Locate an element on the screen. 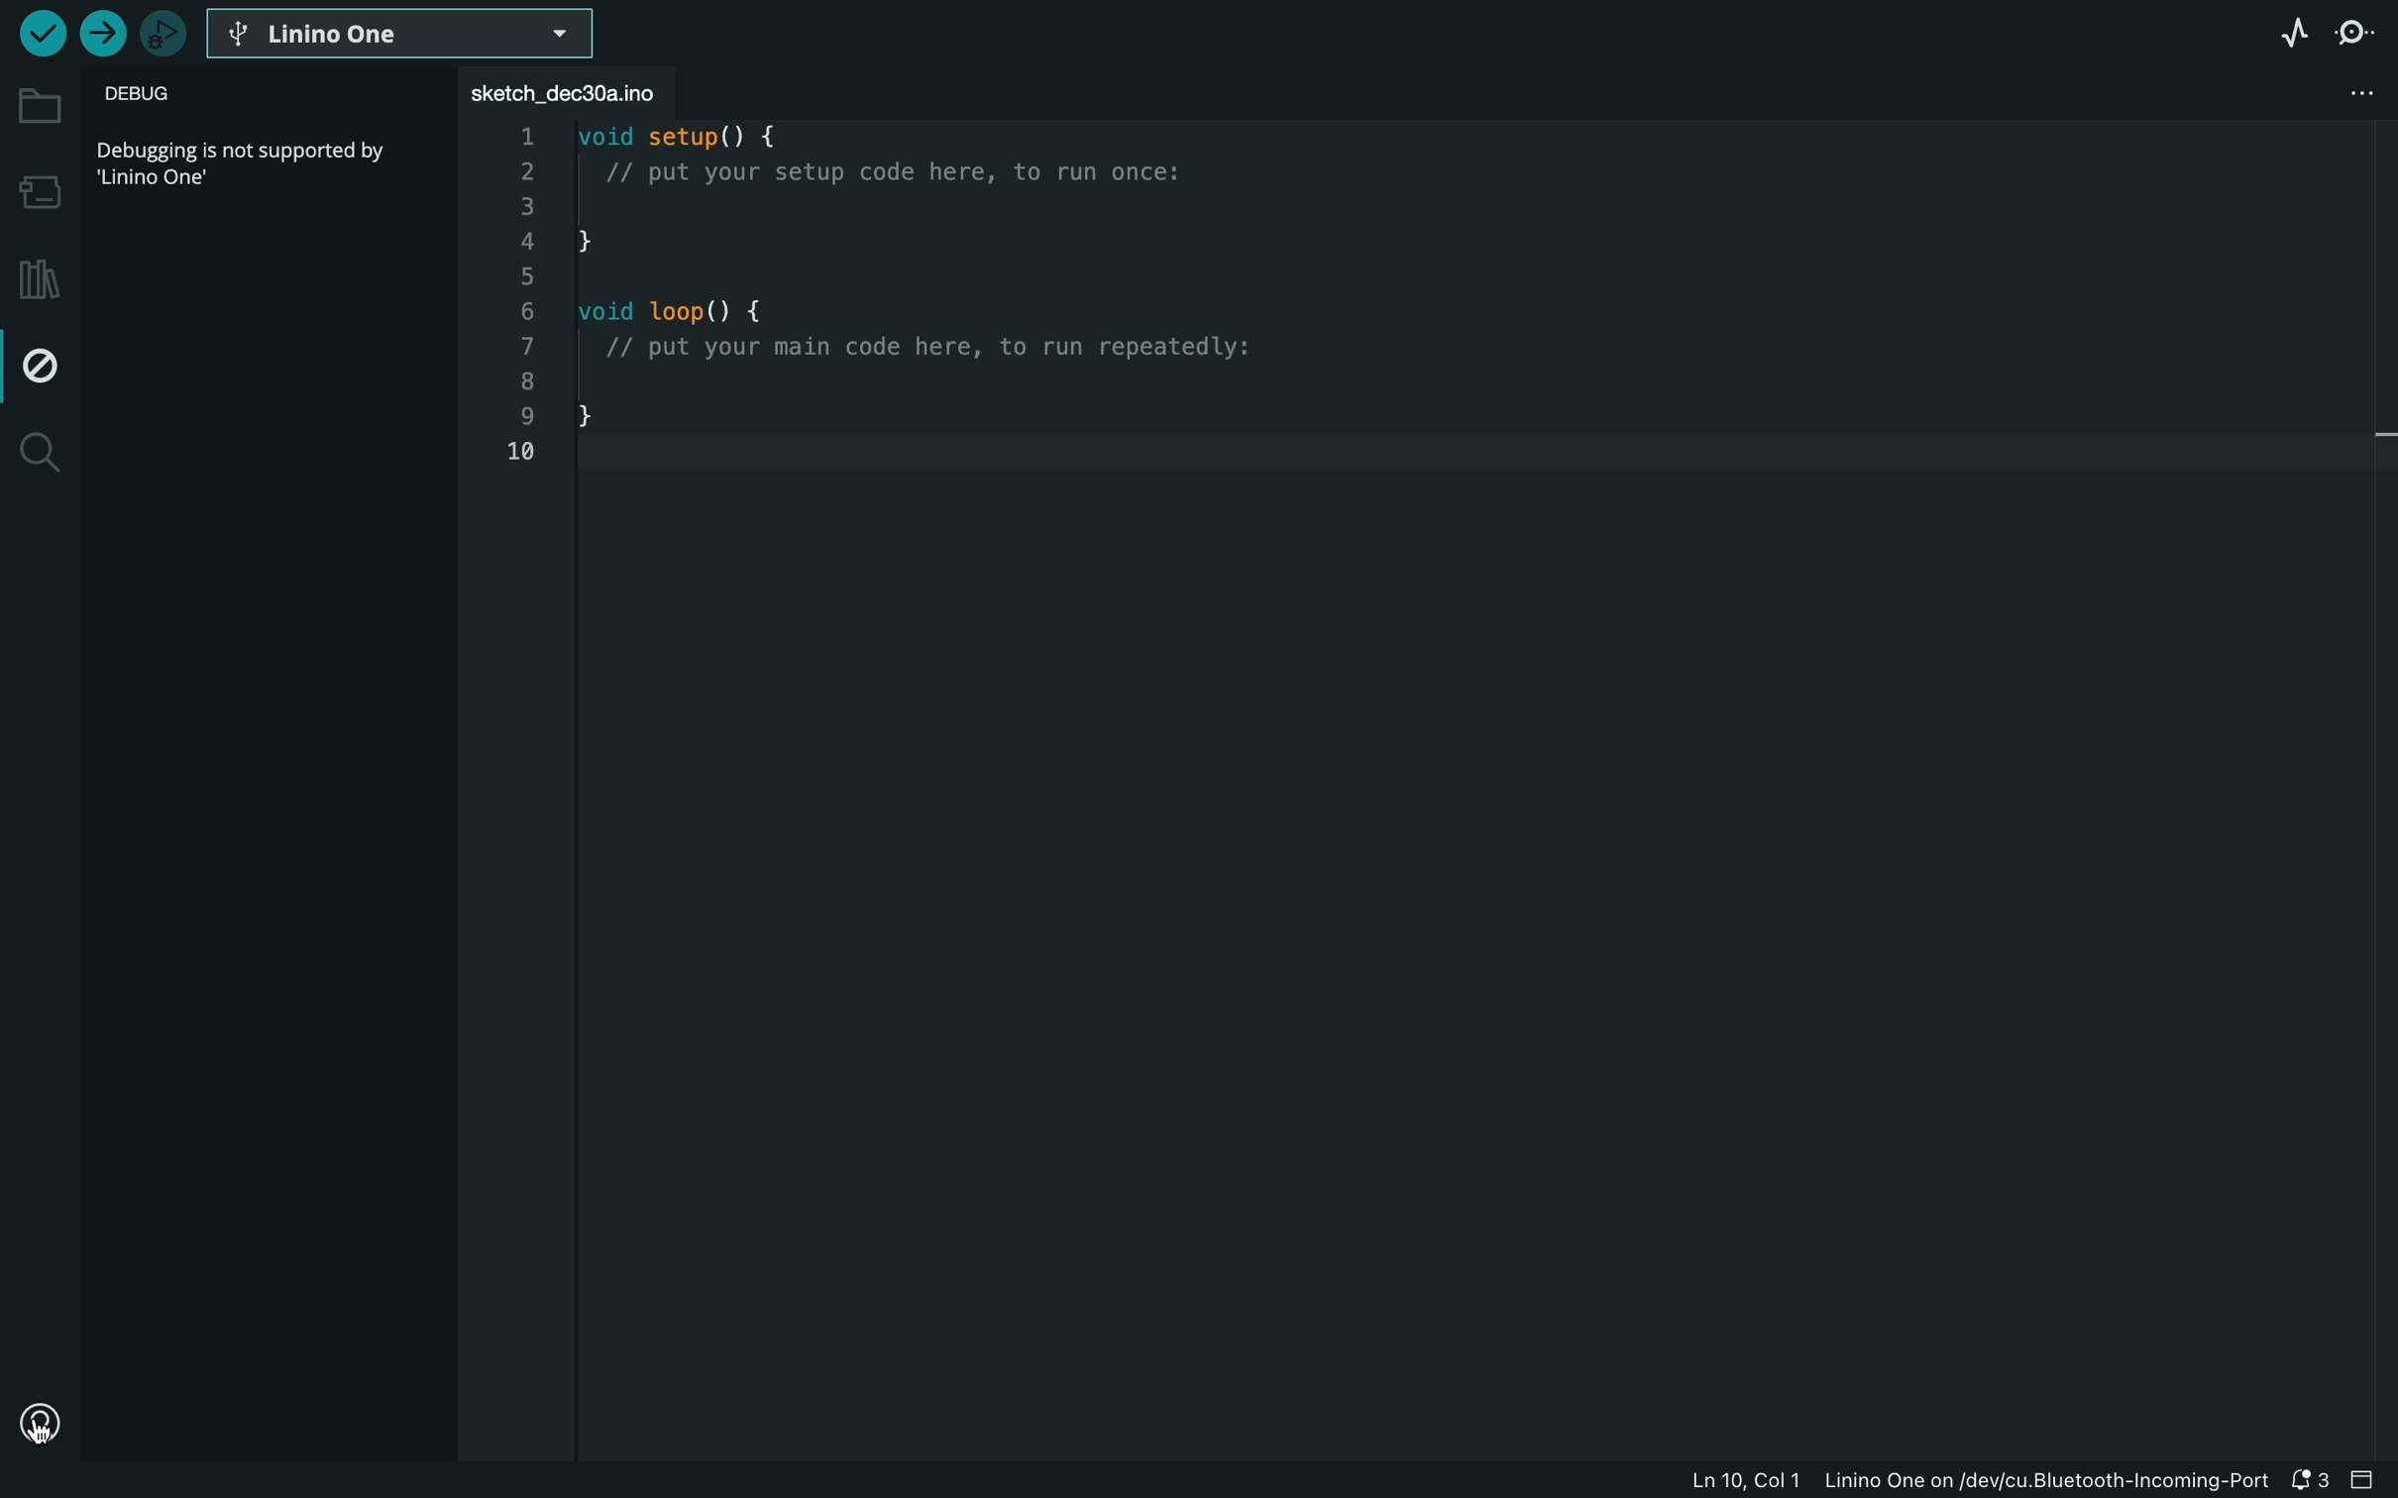 This screenshot has height=1498, width=2398. board selecter is located at coordinates (403, 35).